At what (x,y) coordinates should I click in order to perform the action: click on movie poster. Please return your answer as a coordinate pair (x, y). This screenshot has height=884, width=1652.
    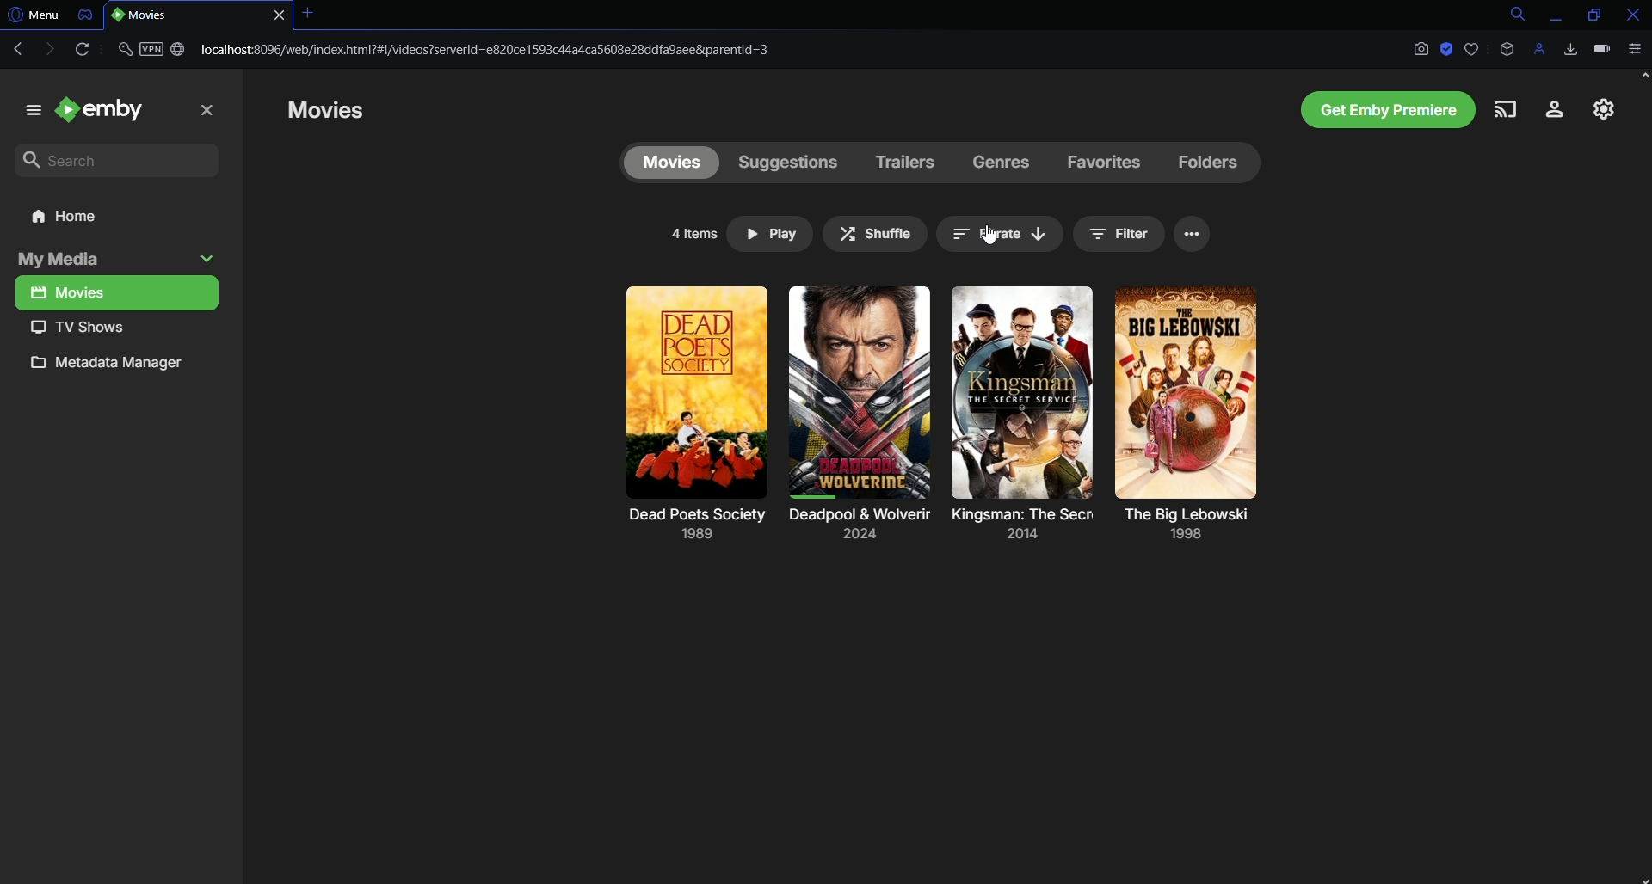
    Looking at the image, I should click on (856, 393).